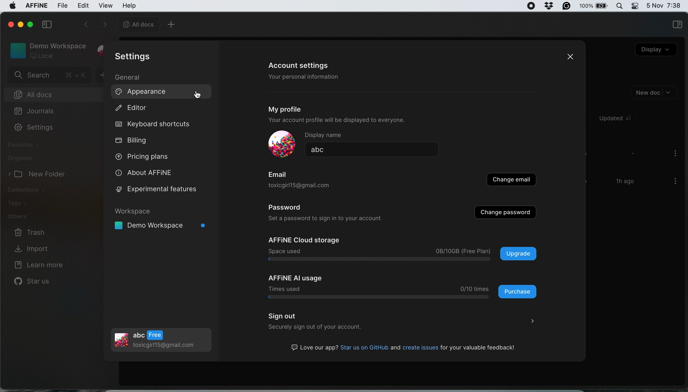  Describe the element at coordinates (36, 6) in the screenshot. I see `affine` at that location.